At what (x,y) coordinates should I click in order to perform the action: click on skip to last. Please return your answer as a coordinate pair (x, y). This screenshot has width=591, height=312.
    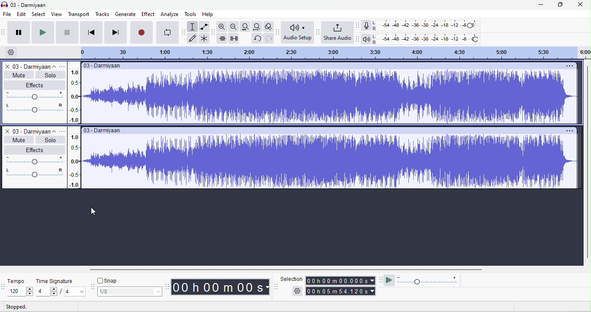
    Looking at the image, I should click on (115, 32).